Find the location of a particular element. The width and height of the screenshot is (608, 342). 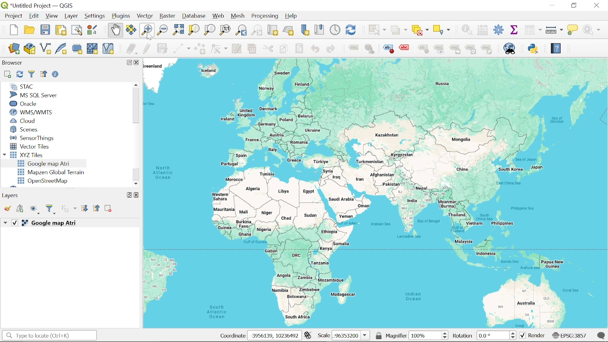

Increase is located at coordinates (514, 332).